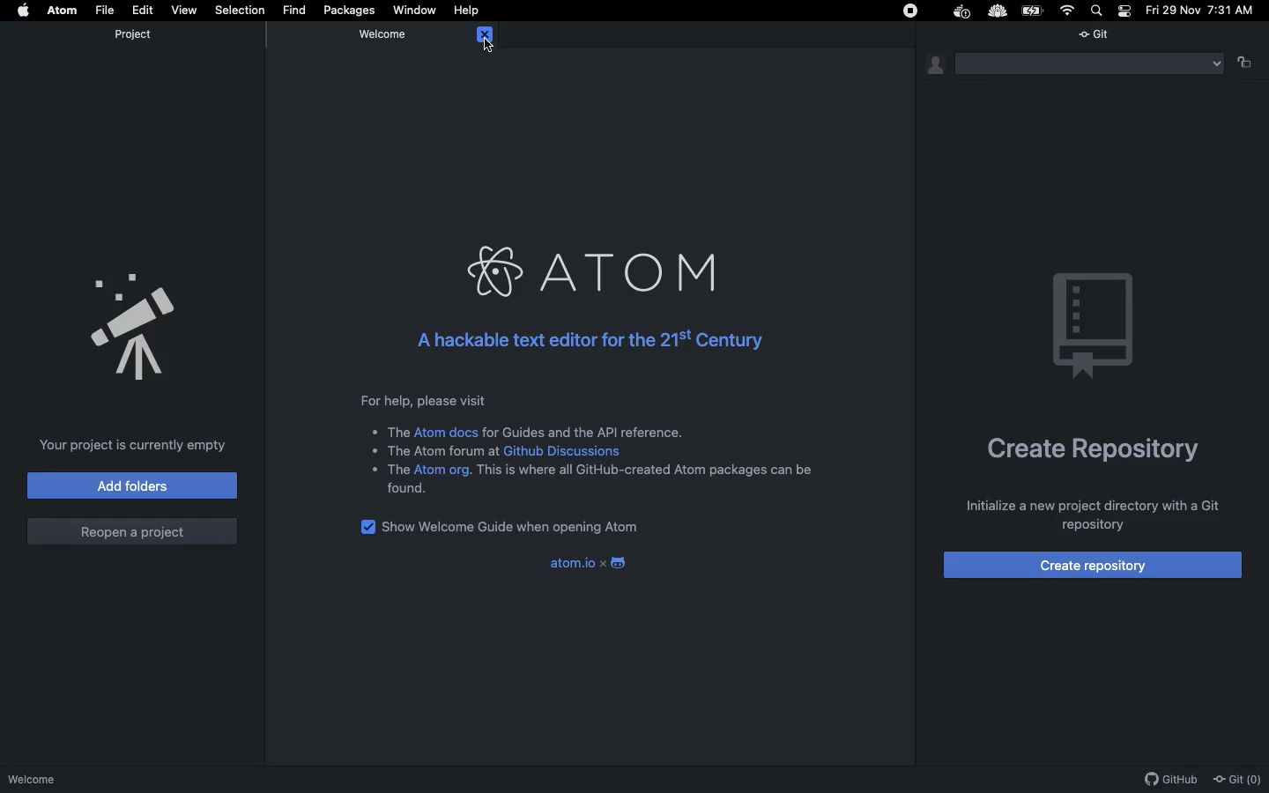 The width and height of the screenshot is (1269, 793). Describe the element at coordinates (144, 9) in the screenshot. I see `Edit` at that location.